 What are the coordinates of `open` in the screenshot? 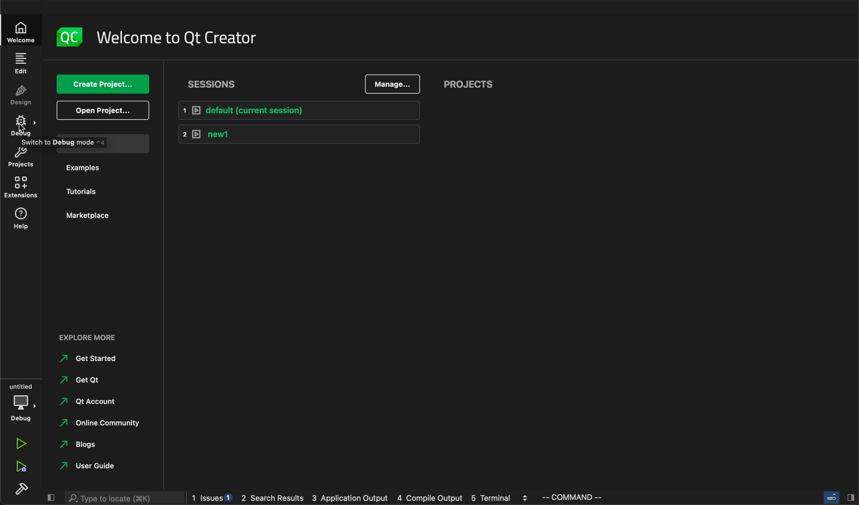 It's located at (101, 110).